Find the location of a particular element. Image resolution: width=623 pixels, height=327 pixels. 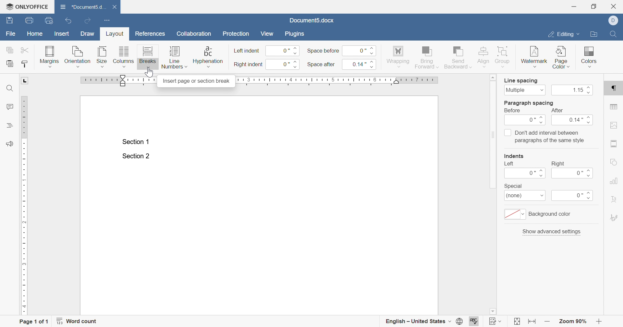

L is located at coordinates (25, 81).